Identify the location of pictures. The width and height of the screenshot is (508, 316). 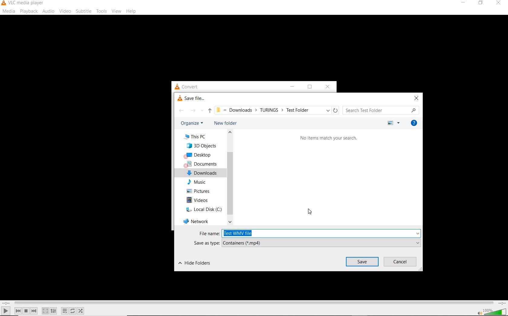
(200, 191).